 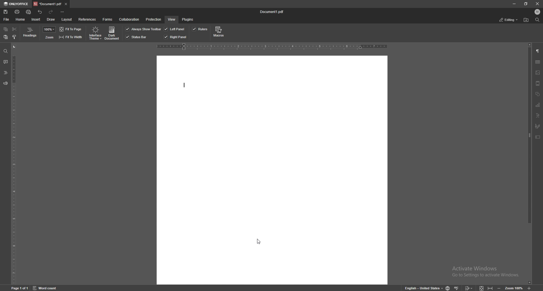 What do you see at coordinates (171, 19) in the screenshot?
I see `view` at bounding box center [171, 19].